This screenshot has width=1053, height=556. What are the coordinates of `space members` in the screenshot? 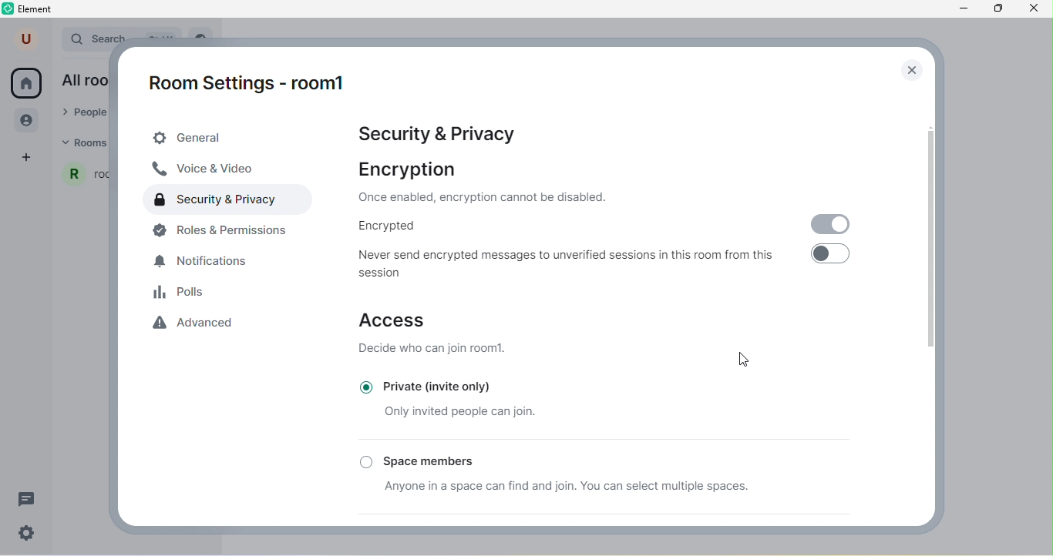 It's located at (469, 459).